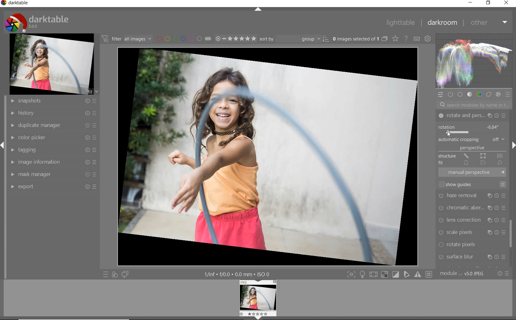  I want to click on filter images, so click(127, 38).